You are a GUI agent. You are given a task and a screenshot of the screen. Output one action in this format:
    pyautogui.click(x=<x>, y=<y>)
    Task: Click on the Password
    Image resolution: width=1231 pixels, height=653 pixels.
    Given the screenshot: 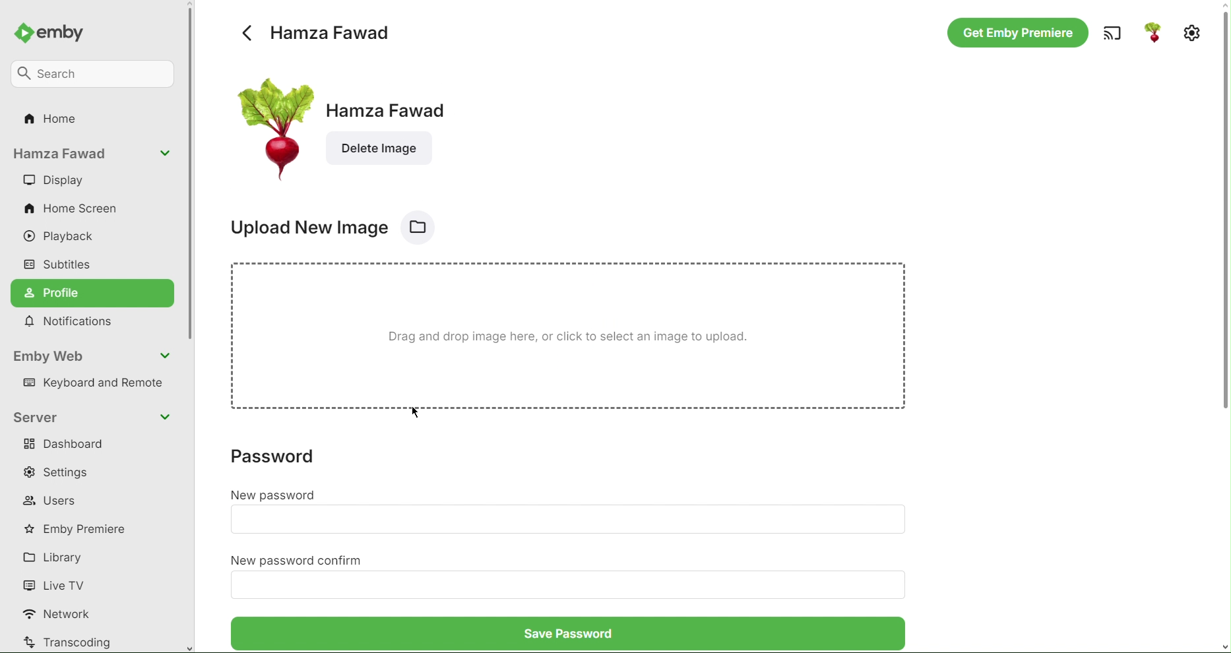 What is the action you would take?
    pyautogui.click(x=284, y=462)
    